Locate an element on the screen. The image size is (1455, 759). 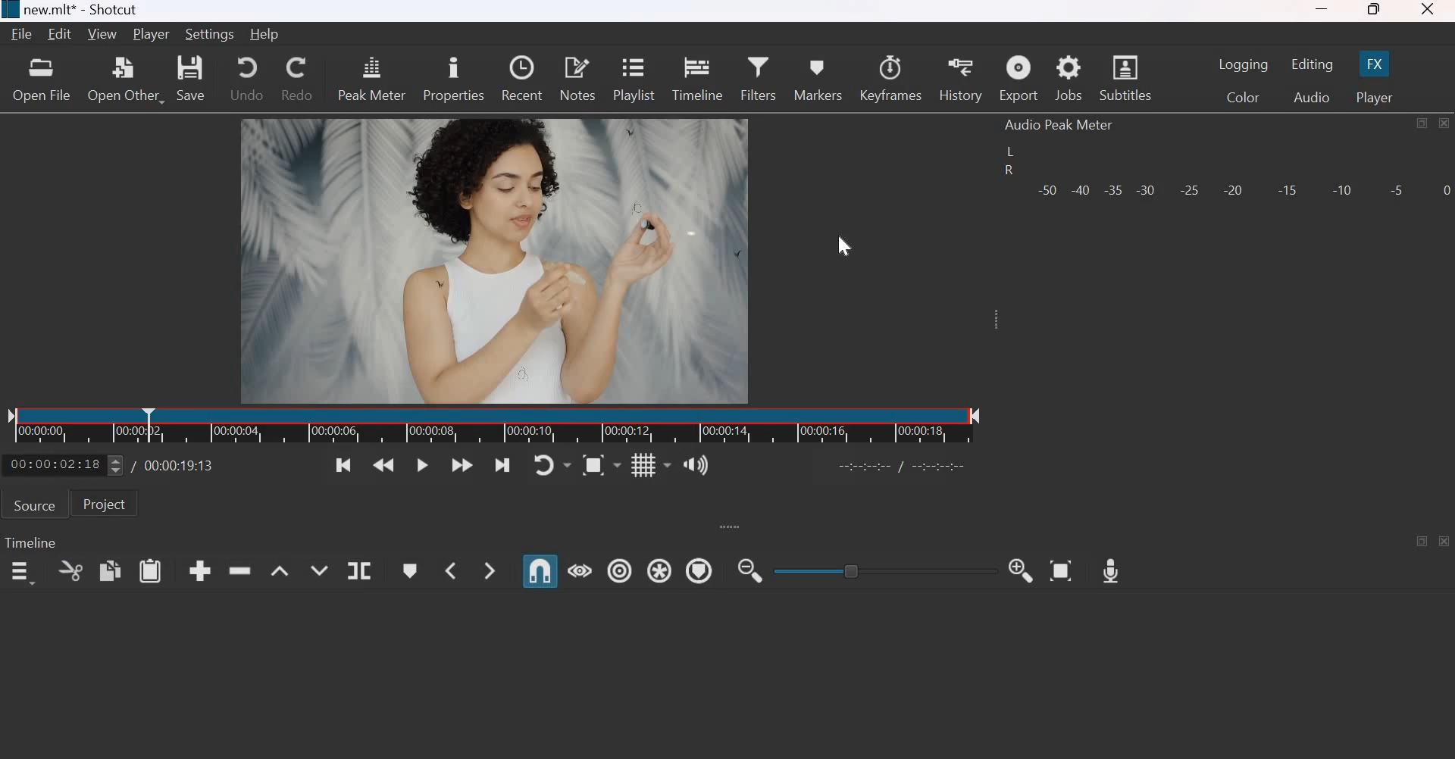
Jobs is located at coordinates (1069, 79).